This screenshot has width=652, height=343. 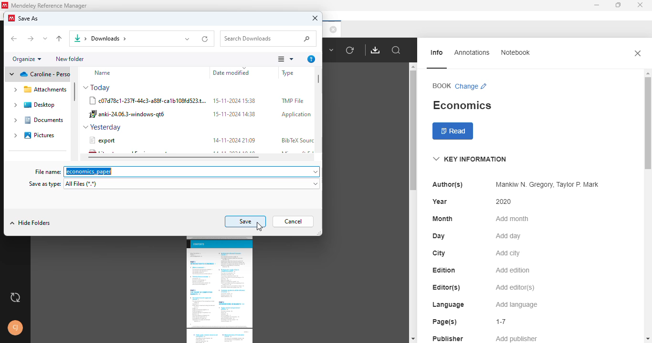 I want to click on info, so click(x=438, y=52).